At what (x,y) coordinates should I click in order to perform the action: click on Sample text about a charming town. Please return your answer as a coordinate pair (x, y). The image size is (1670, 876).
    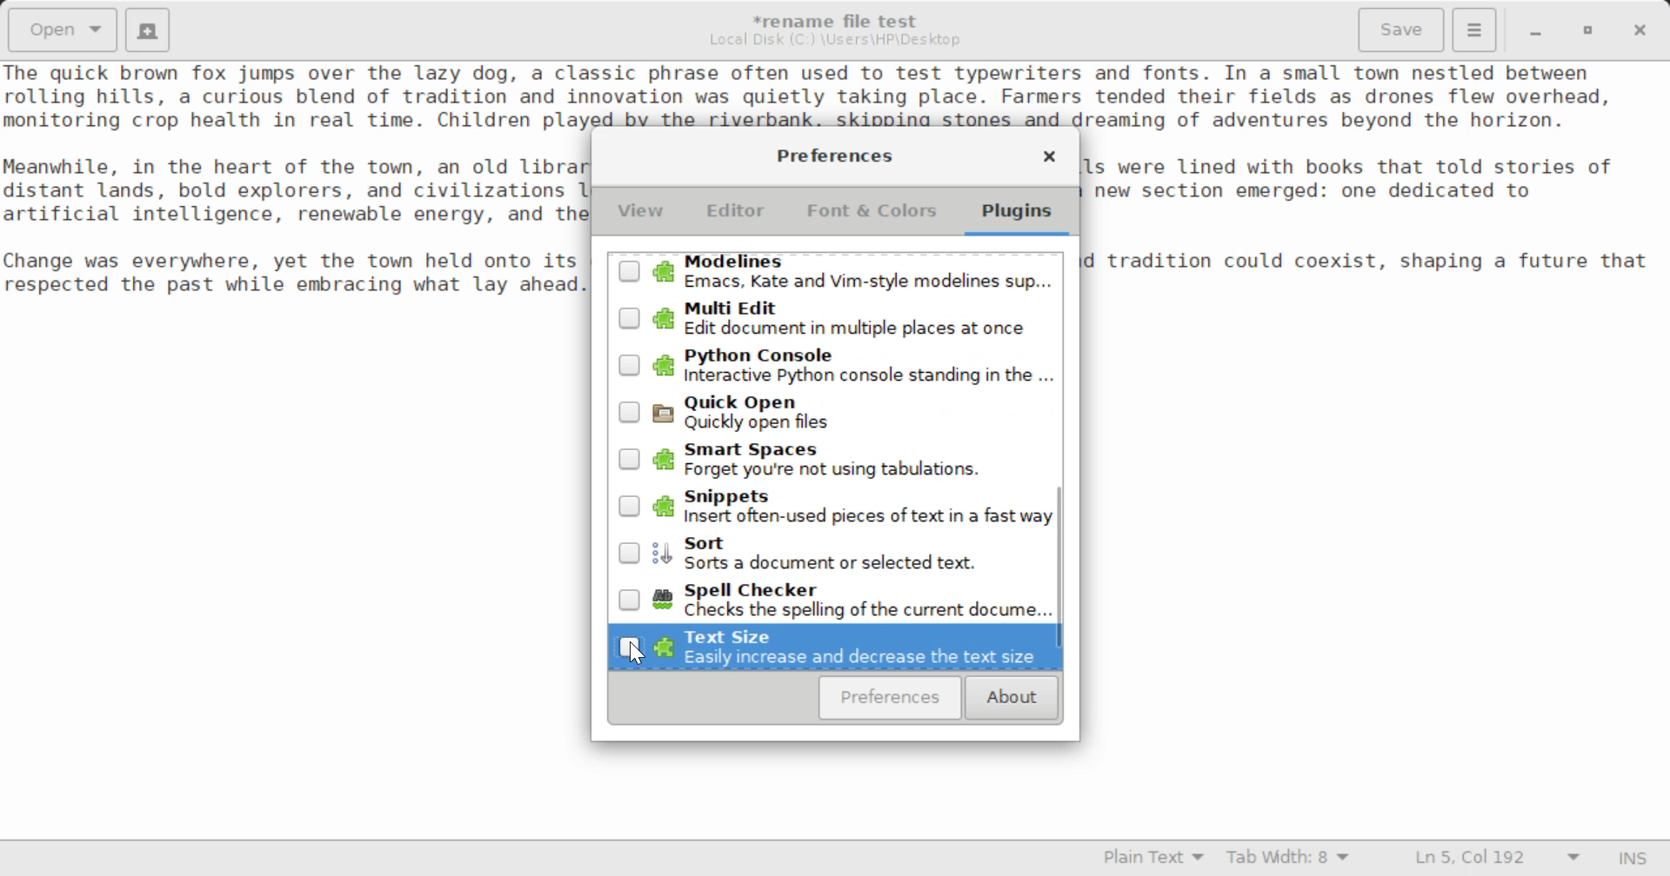
    Looking at the image, I should click on (835, 95).